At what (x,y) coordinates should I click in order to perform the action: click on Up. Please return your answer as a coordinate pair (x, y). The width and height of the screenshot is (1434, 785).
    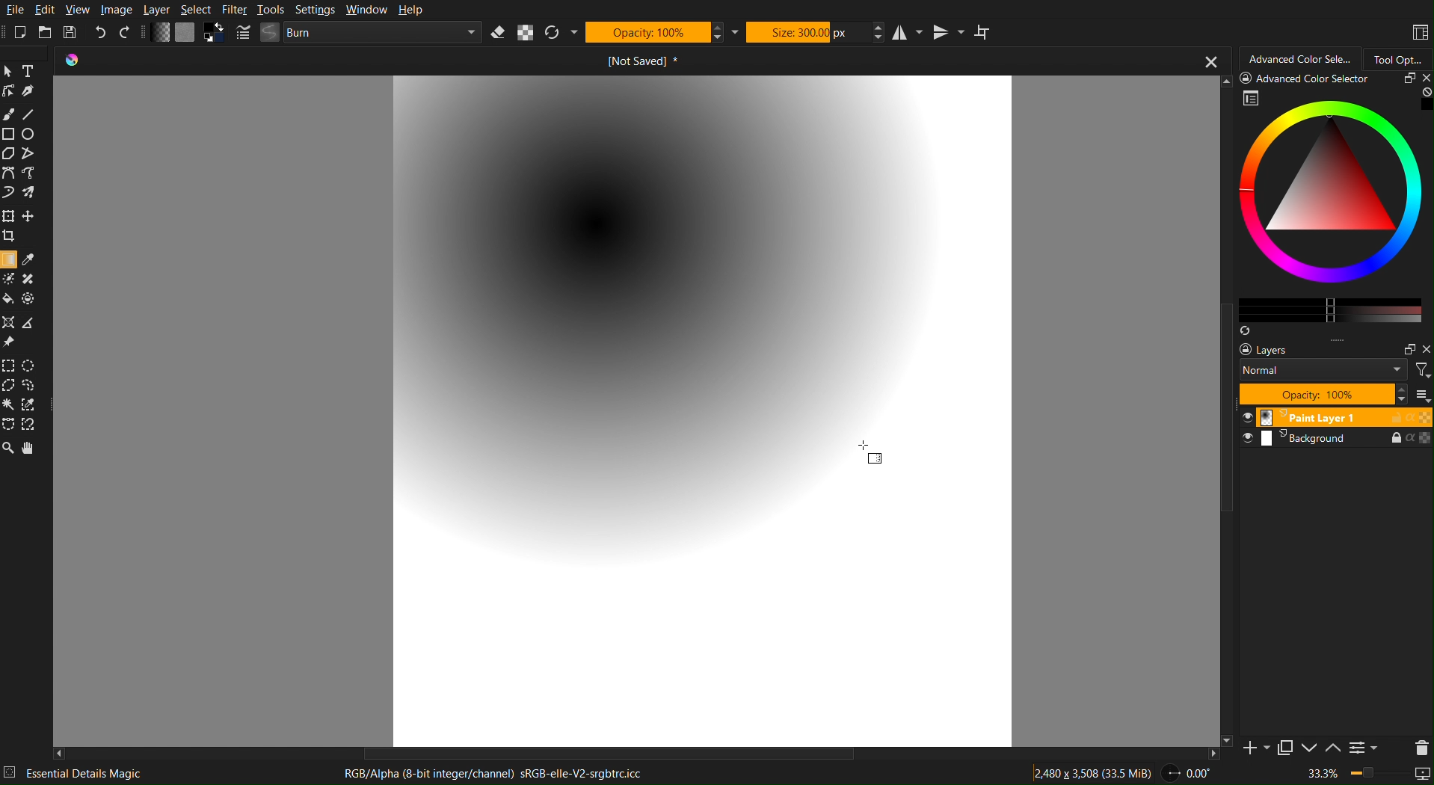
    Looking at the image, I should click on (1332, 749).